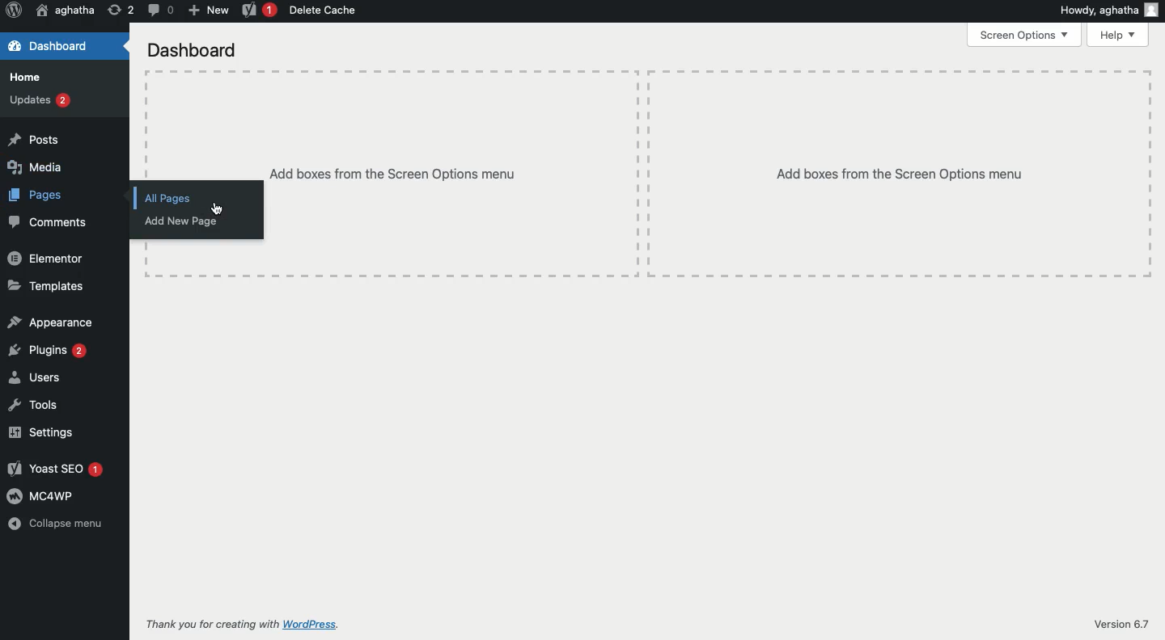 This screenshot has width=1165, height=640. I want to click on Pages, so click(39, 194).